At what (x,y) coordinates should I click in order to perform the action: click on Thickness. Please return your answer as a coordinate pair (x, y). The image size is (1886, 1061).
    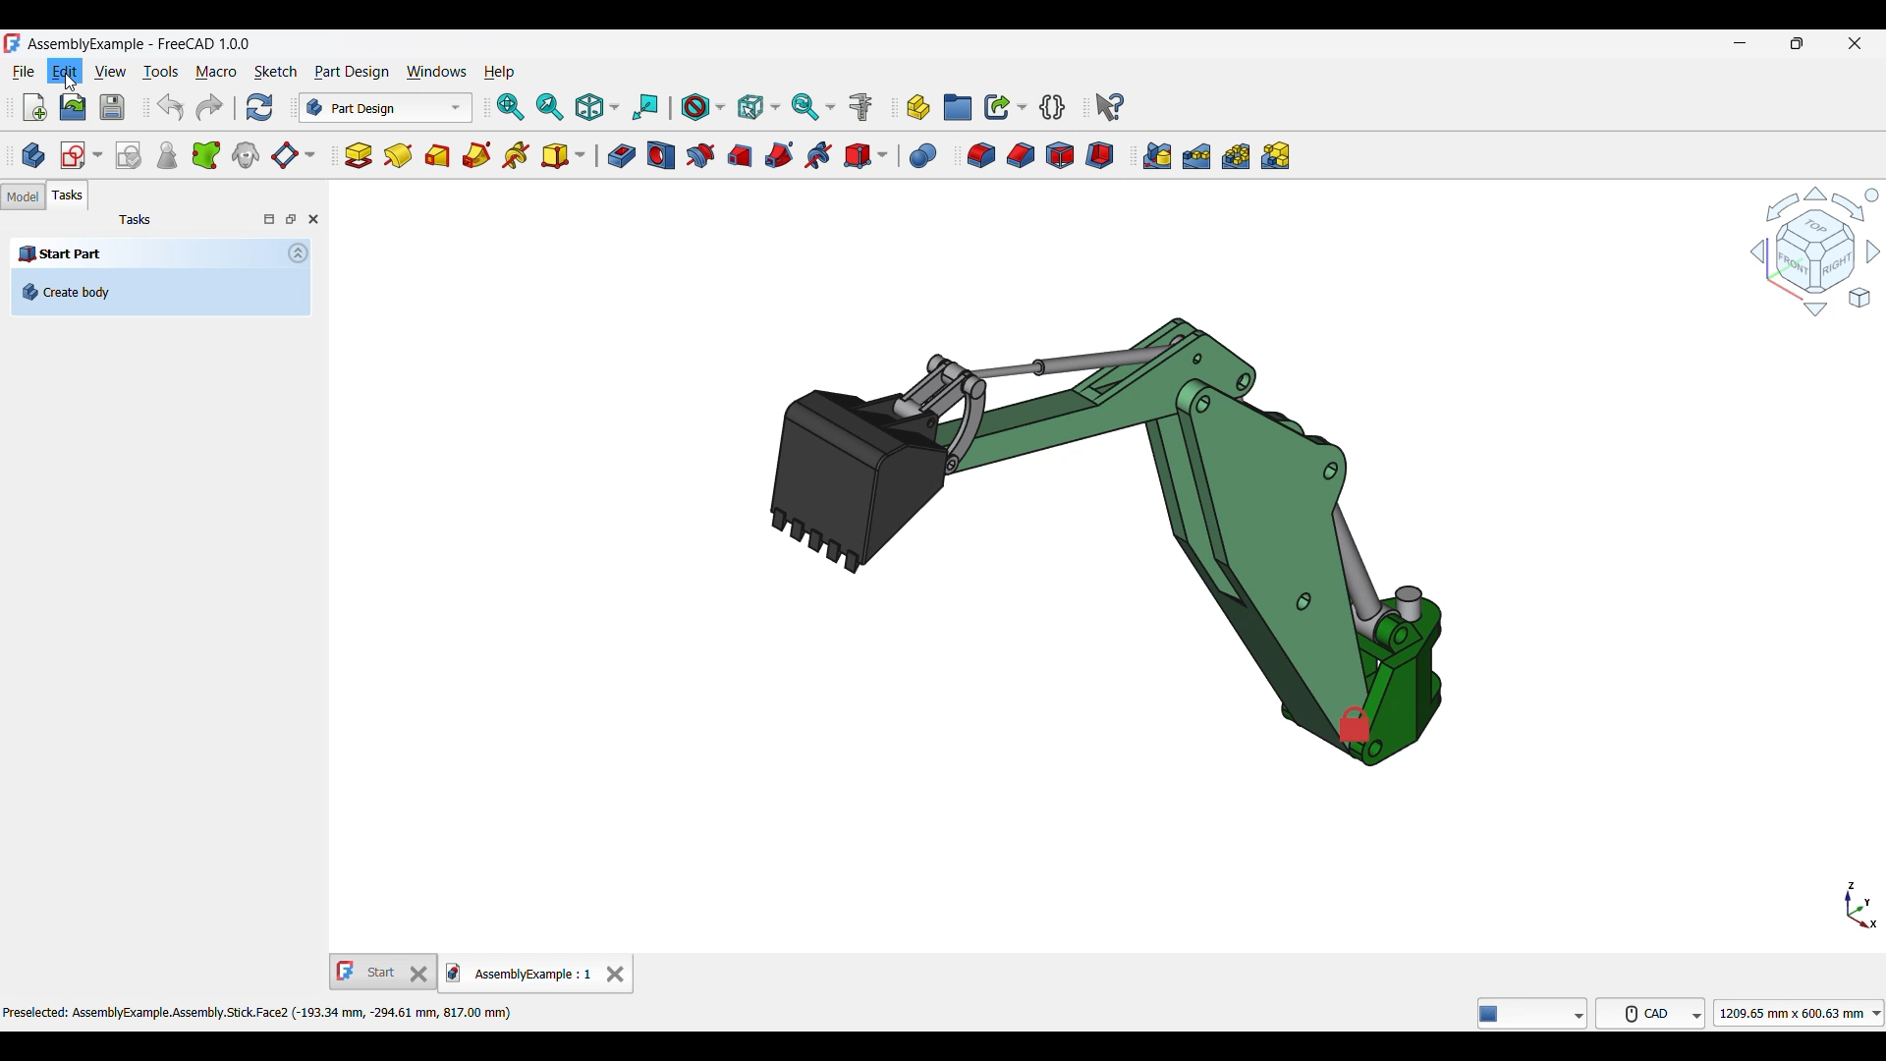
    Looking at the image, I should click on (1099, 155).